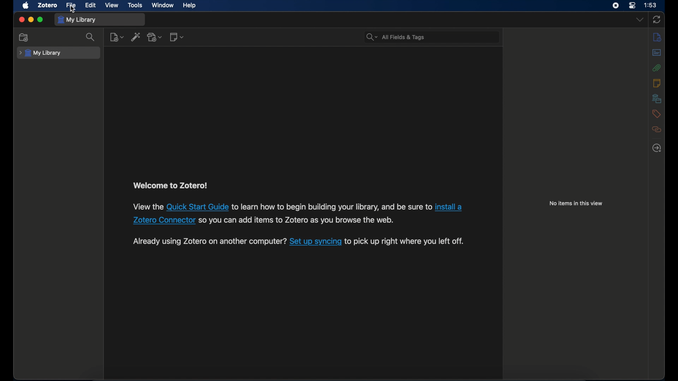 Image resolution: width=678 pixels, height=381 pixels. Describe the element at coordinates (297, 220) in the screenshot. I see `SO you can add items to Zotero as you browse the web.` at that location.